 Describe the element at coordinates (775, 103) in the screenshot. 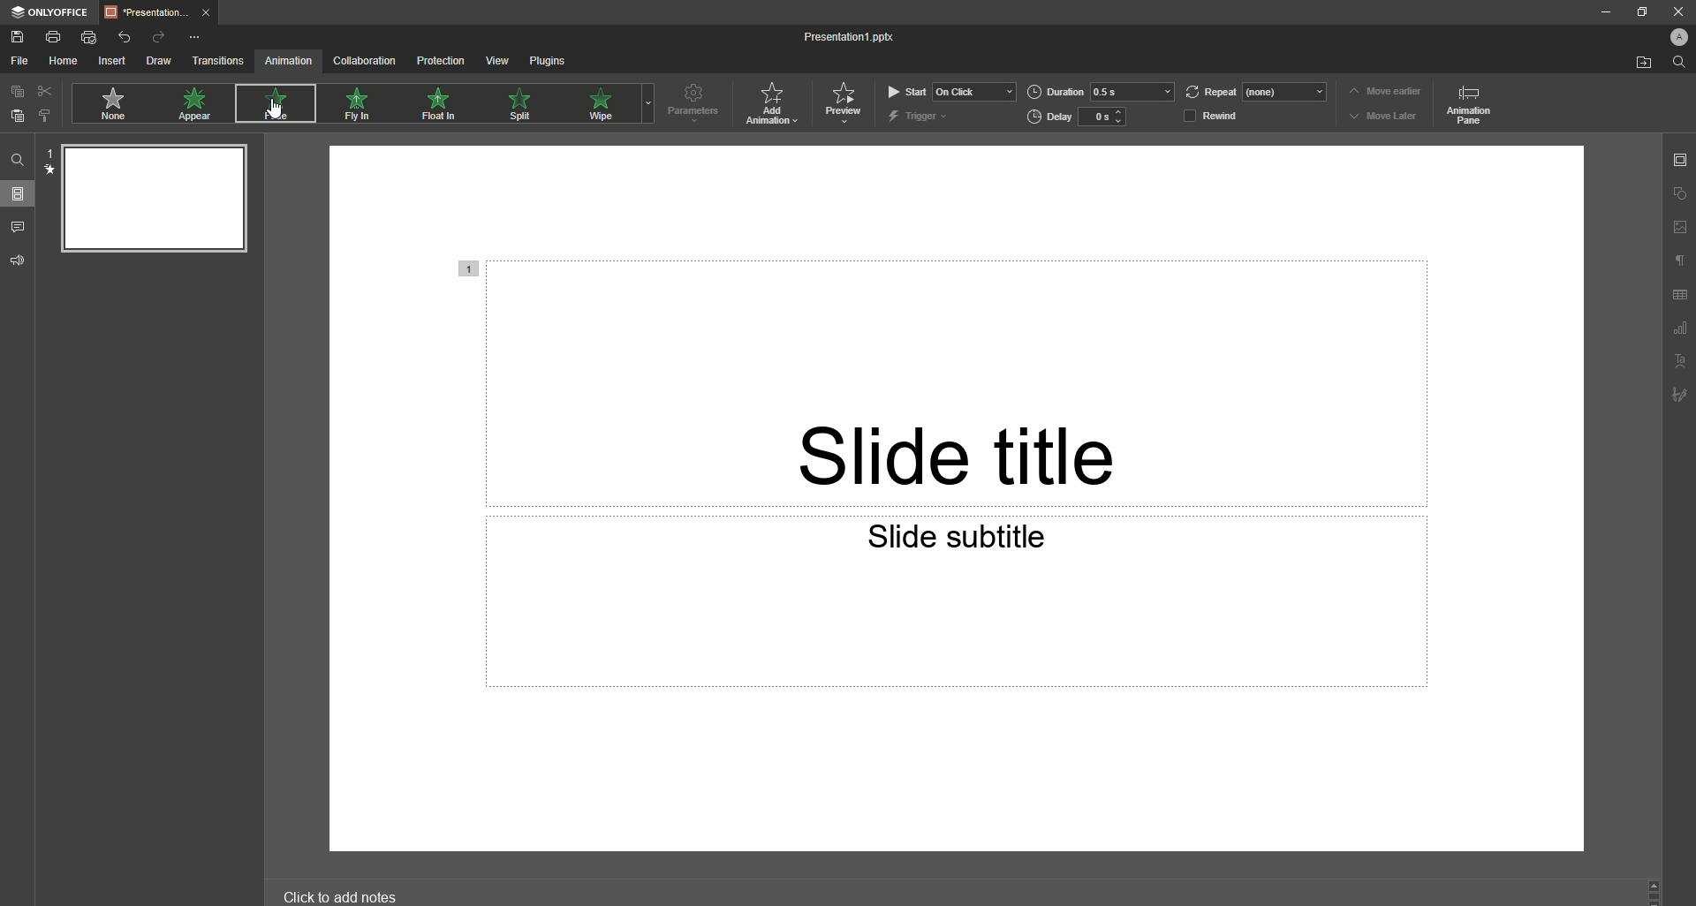

I see `Add Animation` at that location.